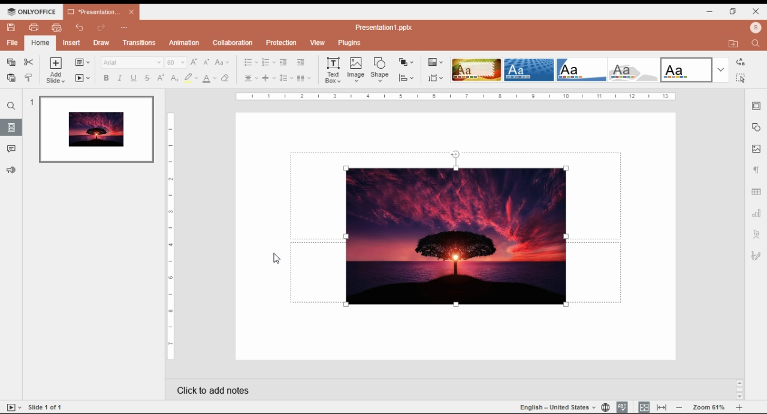  What do you see at coordinates (380, 69) in the screenshot?
I see `insert shape` at bounding box center [380, 69].